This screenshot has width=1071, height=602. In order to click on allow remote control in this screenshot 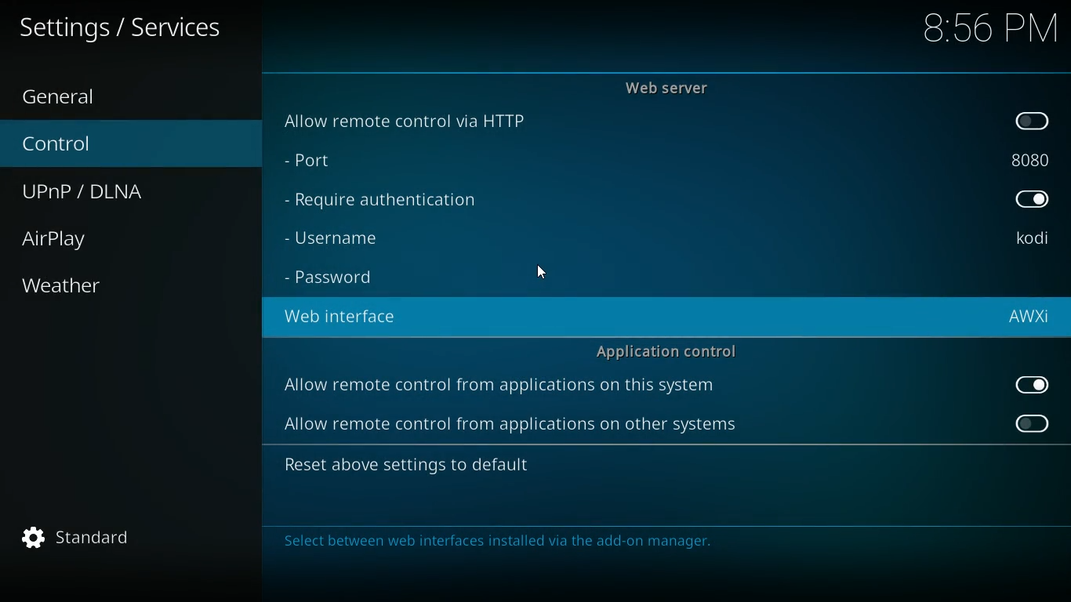, I will do `click(508, 426)`.